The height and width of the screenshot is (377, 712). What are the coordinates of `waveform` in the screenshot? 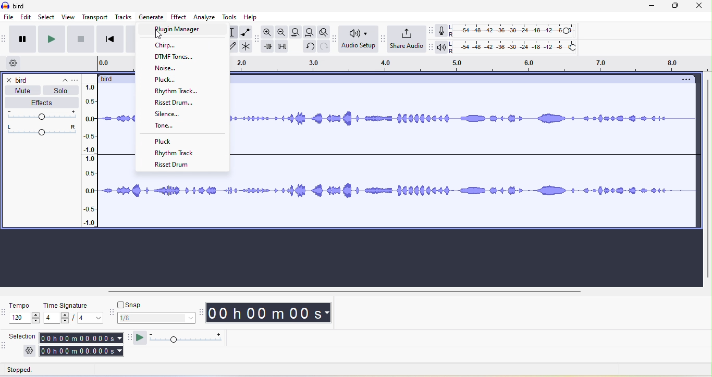 It's located at (119, 157).